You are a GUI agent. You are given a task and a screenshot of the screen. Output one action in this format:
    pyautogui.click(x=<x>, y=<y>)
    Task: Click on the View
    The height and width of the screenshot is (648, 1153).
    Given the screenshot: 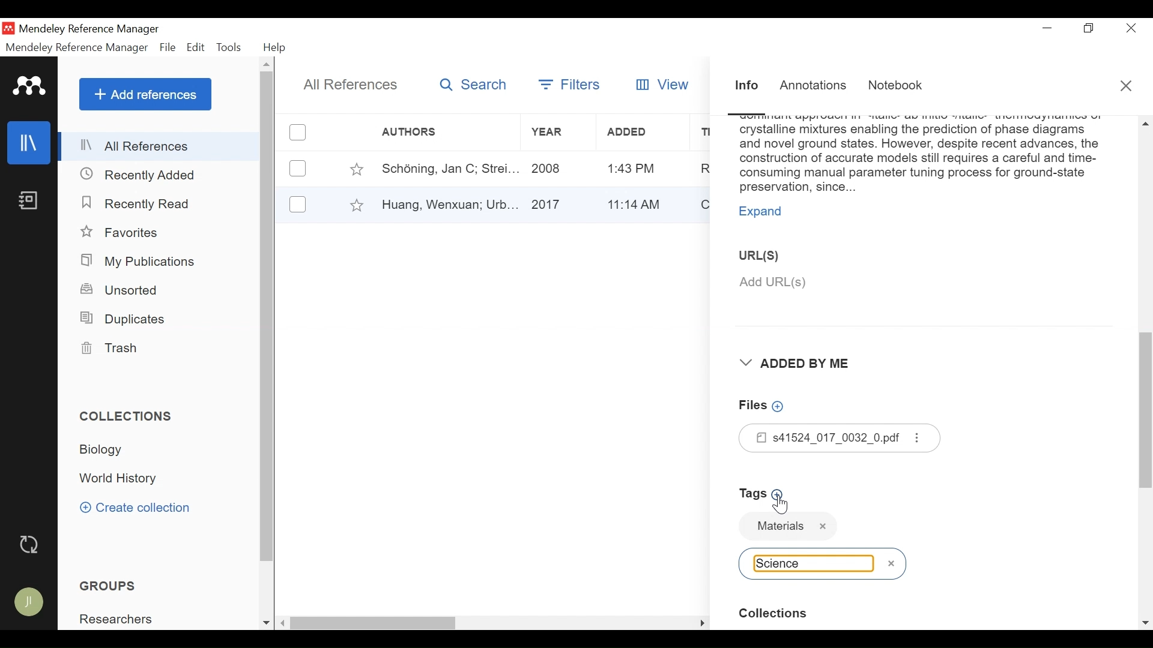 What is the action you would take?
    pyautogui.click(x=664, y=83)
    